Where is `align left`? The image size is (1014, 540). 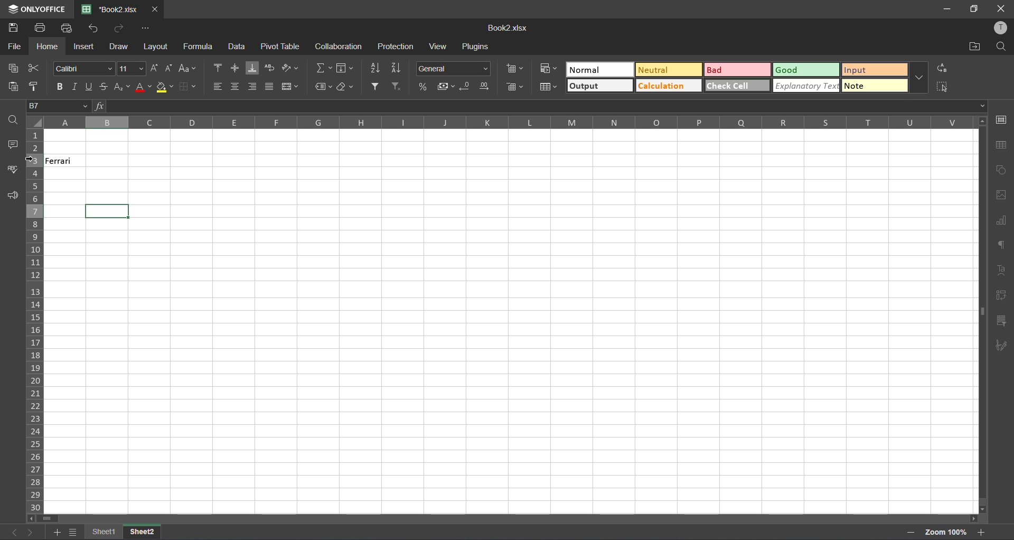 align left is located at coordinates (217, 86).